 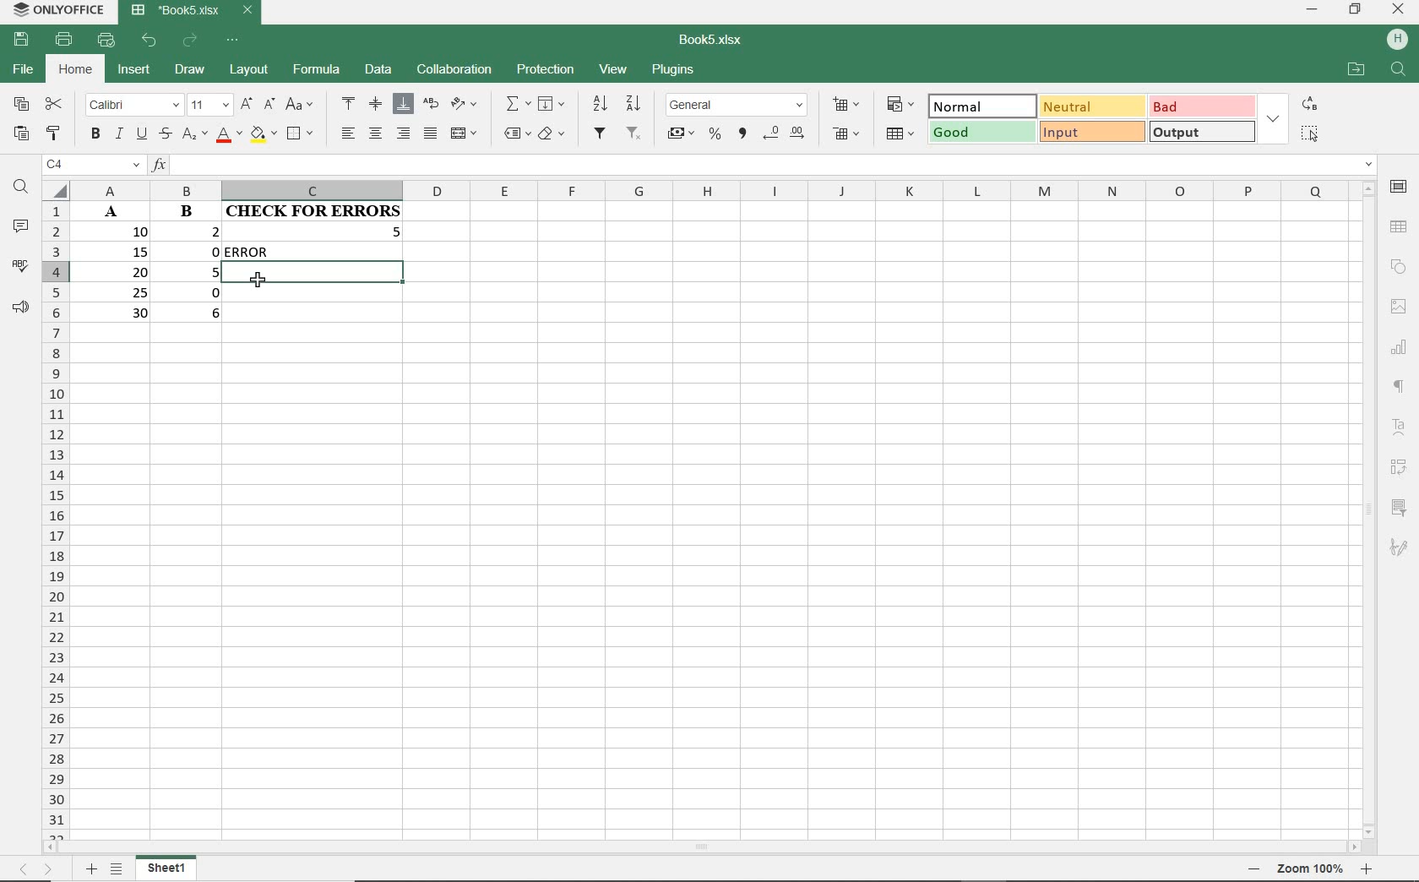 I want to click on REDO, so click(x=191, y=41).